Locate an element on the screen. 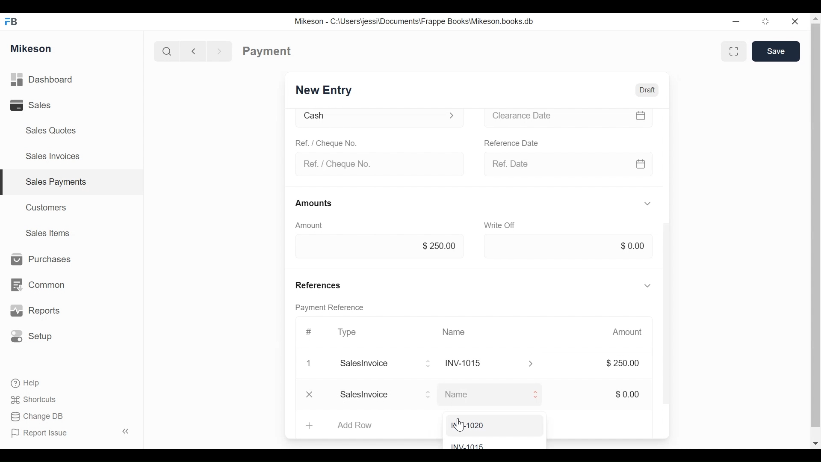 The width and height of the screenshot is (821, 462). Ref date is located at coordinates (576, 165).